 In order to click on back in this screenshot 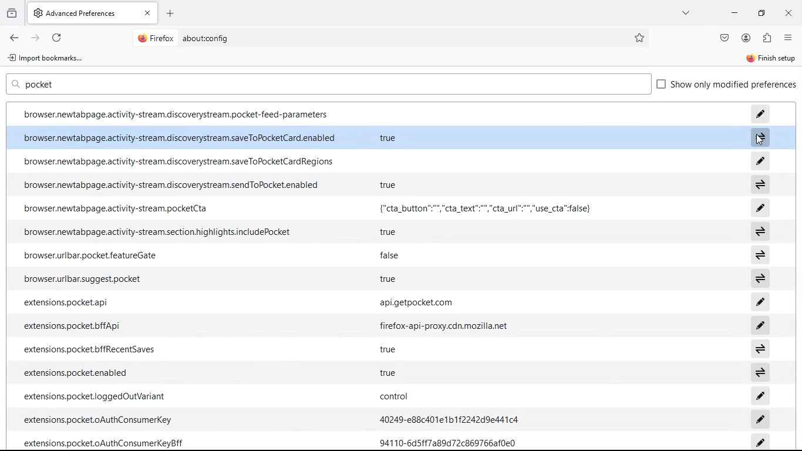, I will do `click(14, 38)`.